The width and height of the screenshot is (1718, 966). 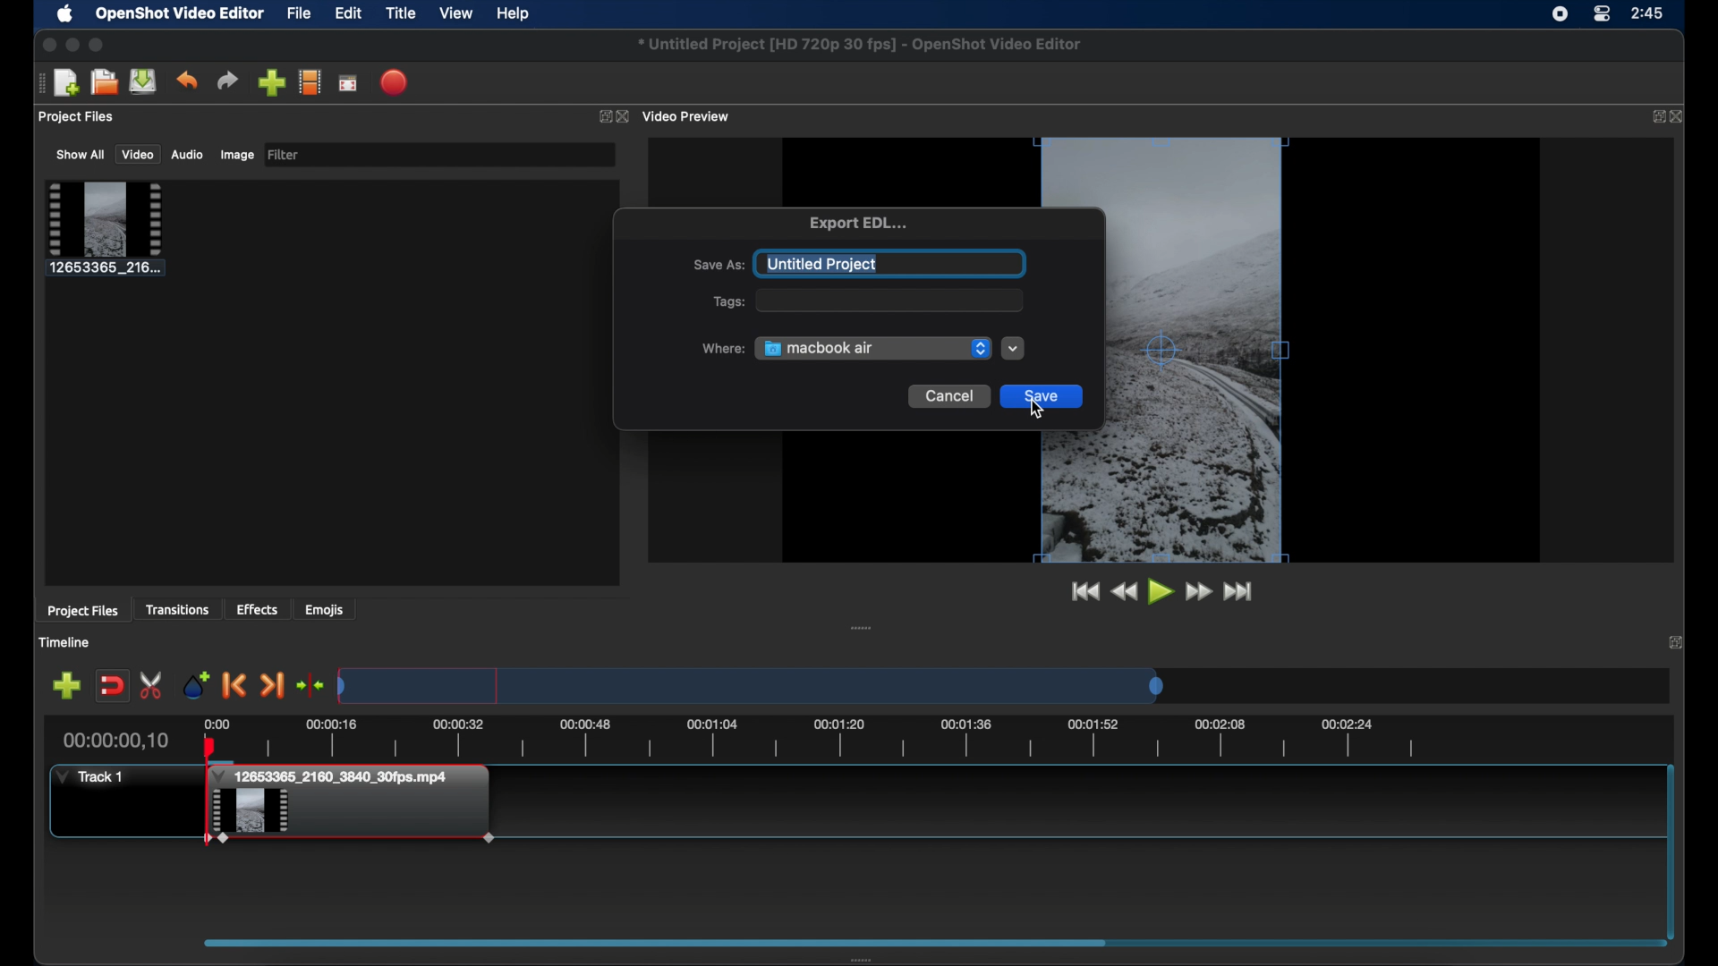 I want to click on help, so click(x=515, y=13).